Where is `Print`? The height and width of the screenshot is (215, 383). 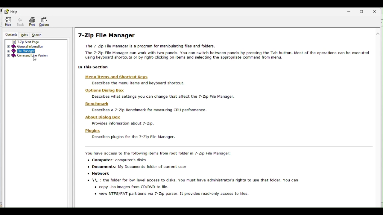
Print is located at coordinates (32, 21).